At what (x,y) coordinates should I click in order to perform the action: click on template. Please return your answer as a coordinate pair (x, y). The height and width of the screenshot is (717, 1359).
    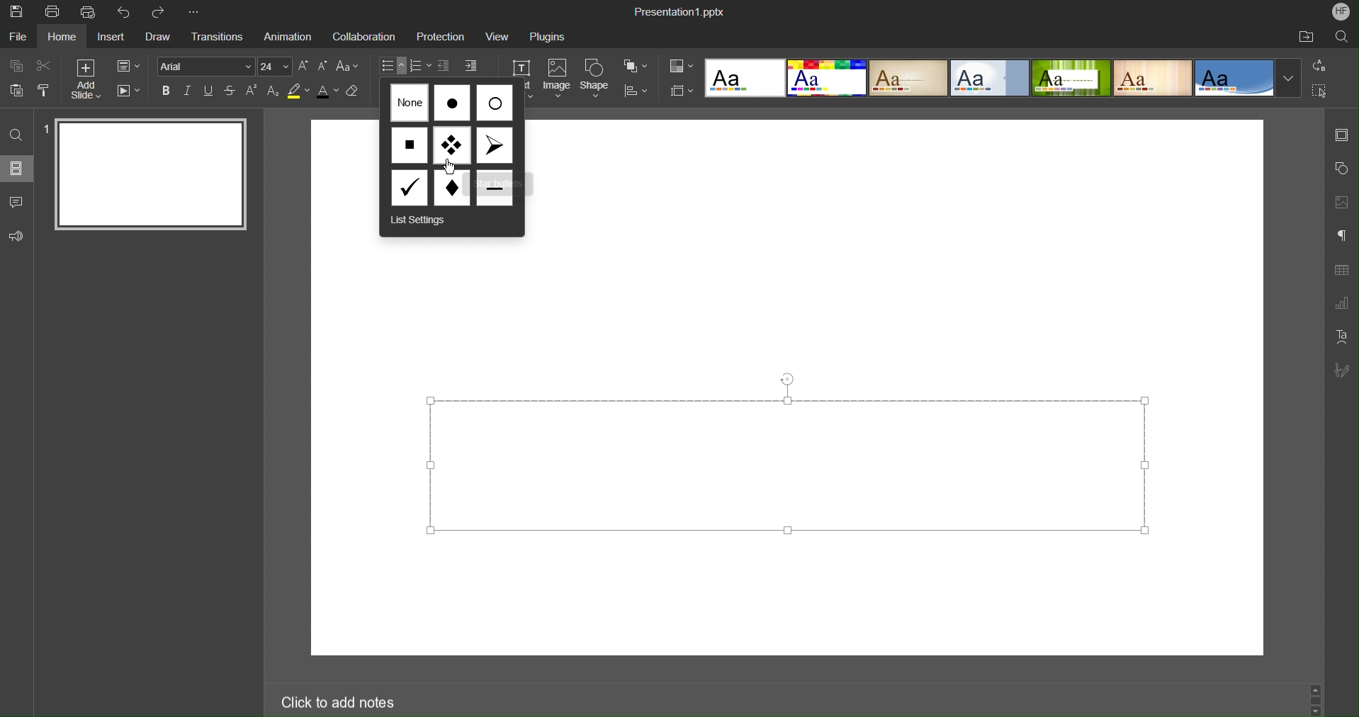
    Looking at the image, I should click on (1152, 78).